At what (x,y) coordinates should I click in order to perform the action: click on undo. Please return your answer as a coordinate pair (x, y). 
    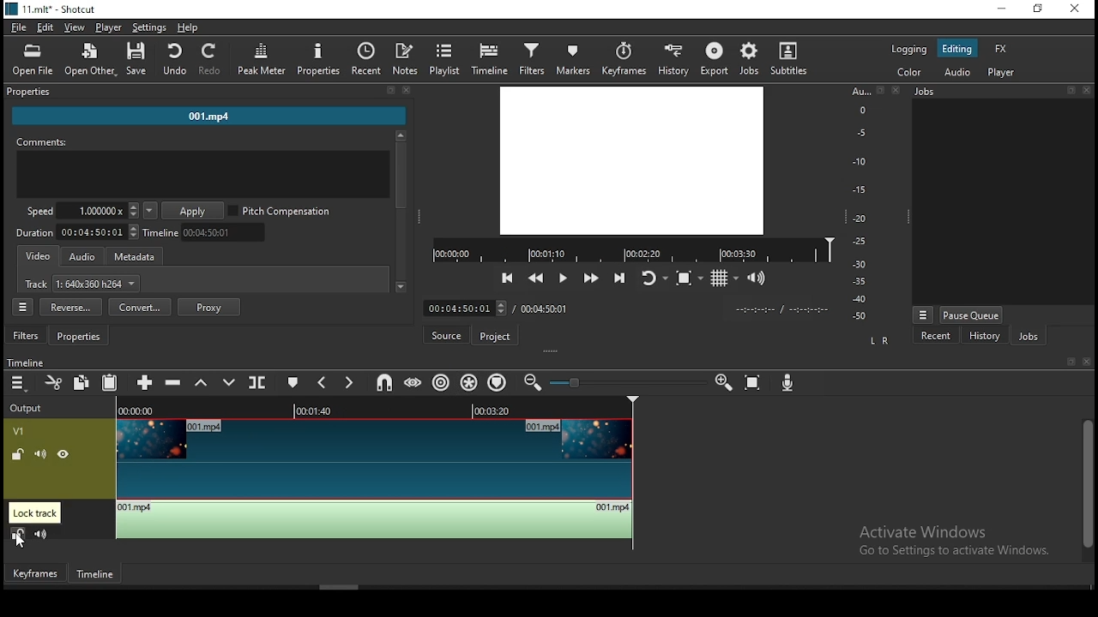
    Looking at the image, I should click on (176, 60).